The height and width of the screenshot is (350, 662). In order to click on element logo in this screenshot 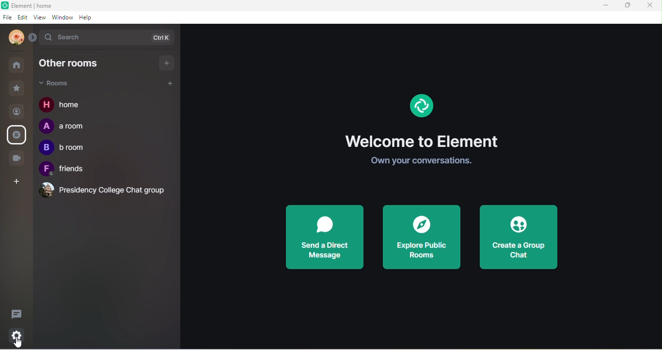, I will do `click(422, 109)`.